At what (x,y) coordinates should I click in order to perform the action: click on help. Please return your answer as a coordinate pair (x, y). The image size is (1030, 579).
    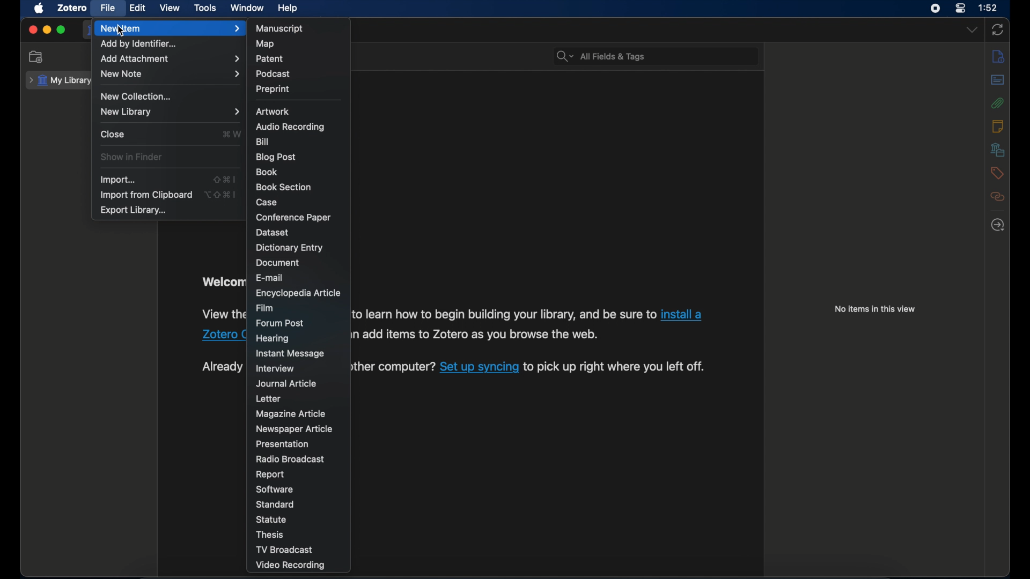
    Looking at the image, I should click on (288, 8).